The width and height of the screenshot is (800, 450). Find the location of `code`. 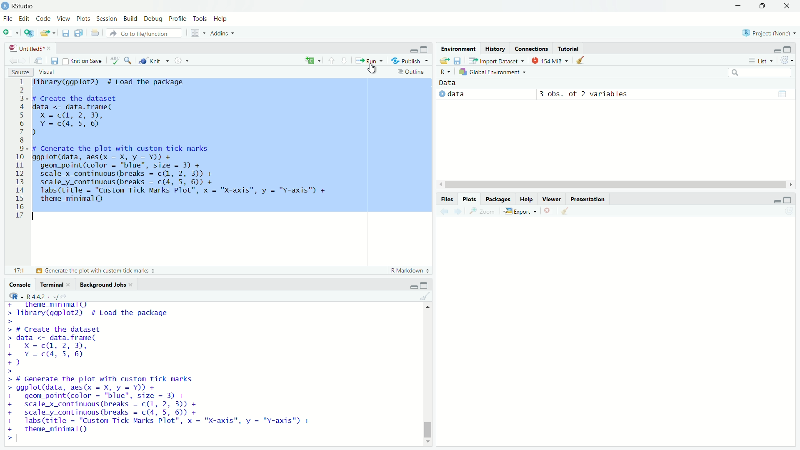

code is located at coordinates (44, 19).